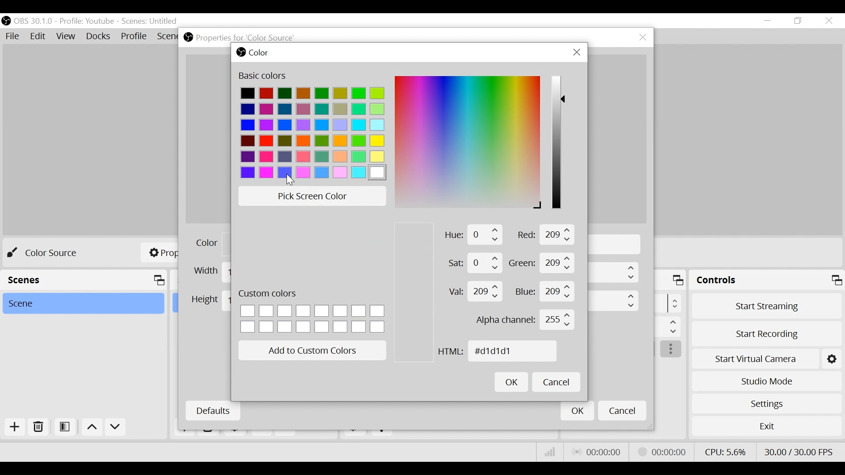 Image resolution: width=845 pixels, height=475 pixels. I want to click on Delete, so click(39, 427).